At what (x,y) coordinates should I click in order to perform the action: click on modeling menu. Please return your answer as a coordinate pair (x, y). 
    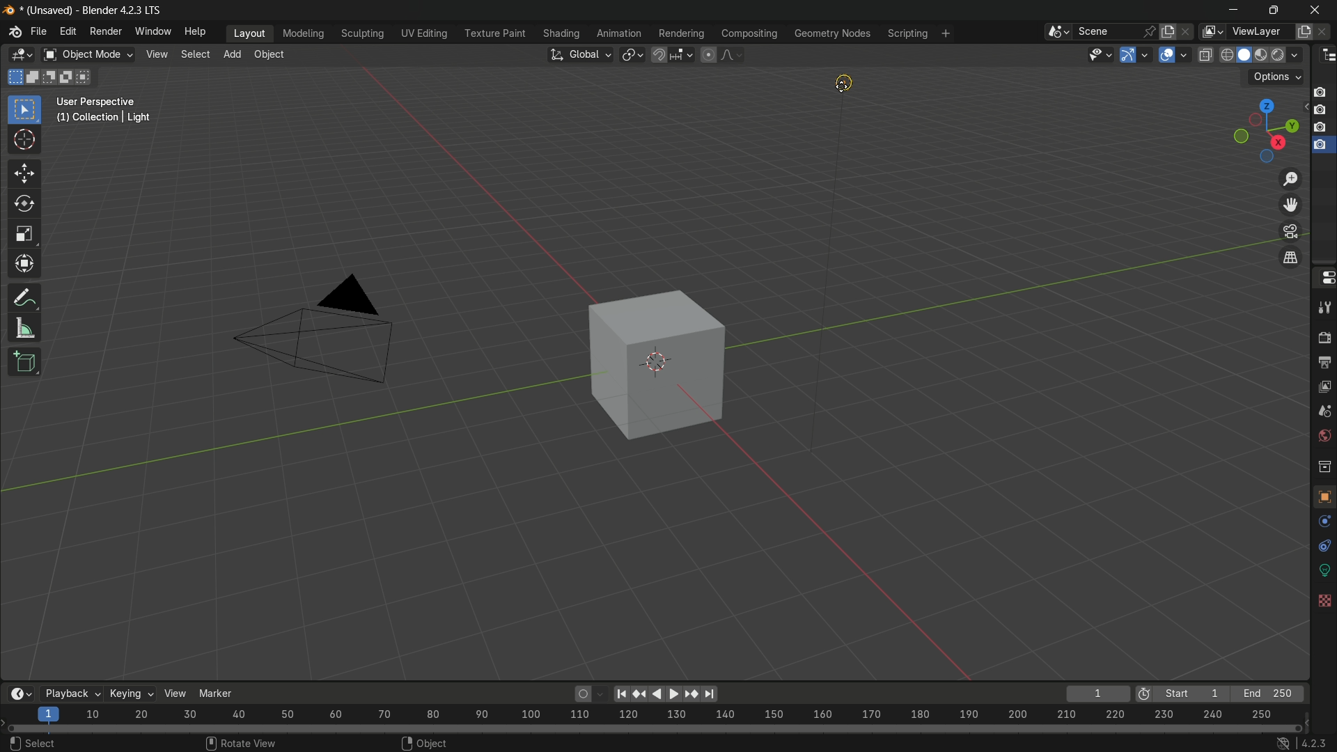
    Looking at the image, I should click on (304, 34).